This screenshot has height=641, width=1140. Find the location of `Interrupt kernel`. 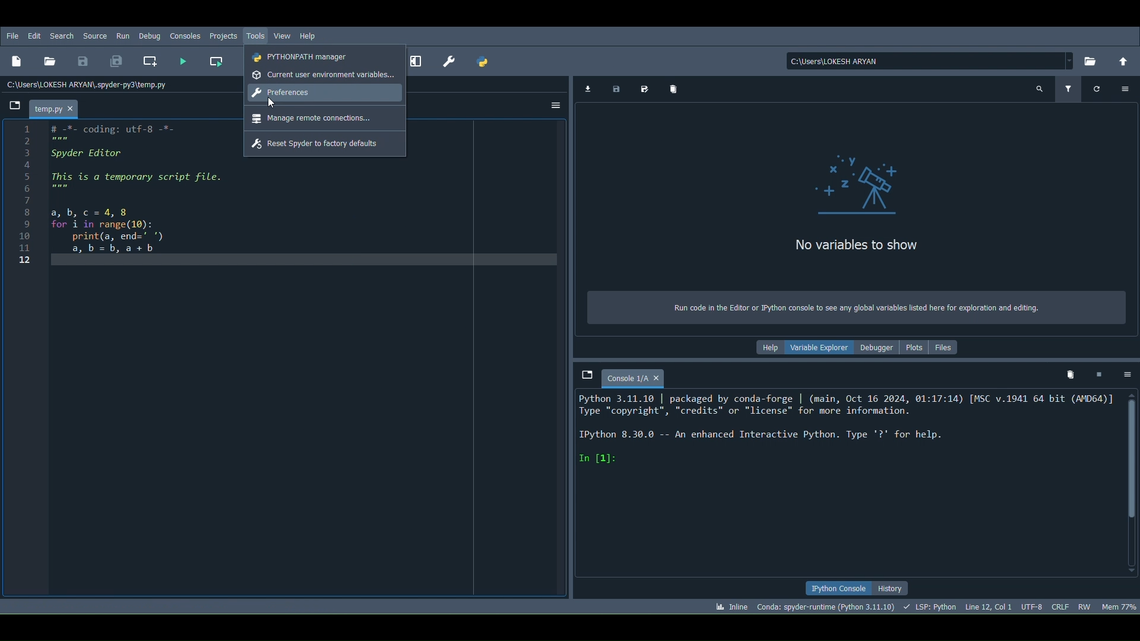

Interrupt kernel is located at coordinates (1098, 373).